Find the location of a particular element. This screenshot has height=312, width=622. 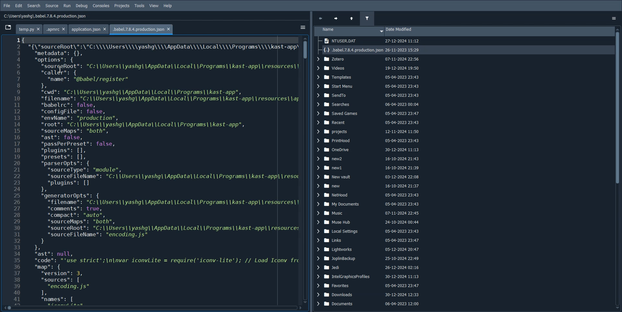

Debug is located at coordinates (82, 6).